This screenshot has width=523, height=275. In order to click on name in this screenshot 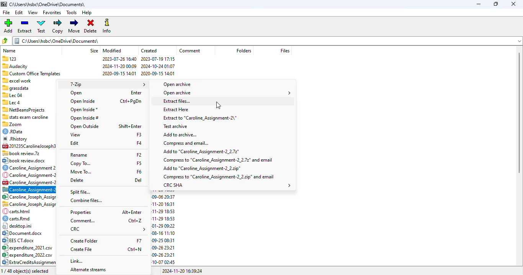, I will do `click(10, 50)`.